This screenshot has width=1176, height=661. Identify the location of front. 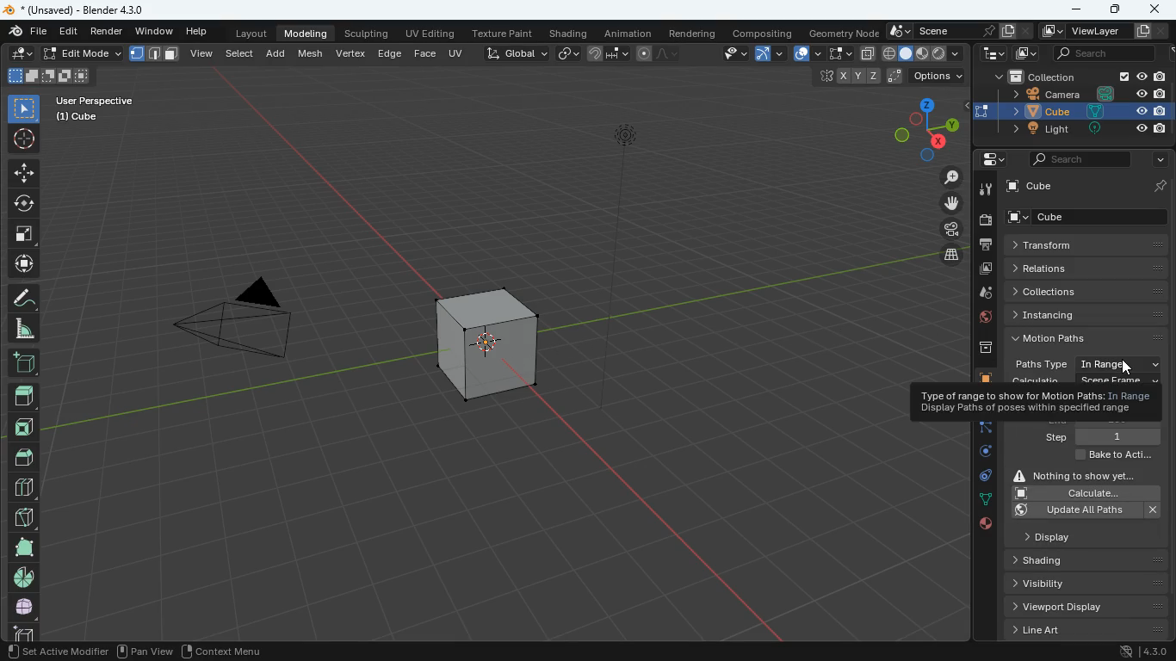
(27, 423).